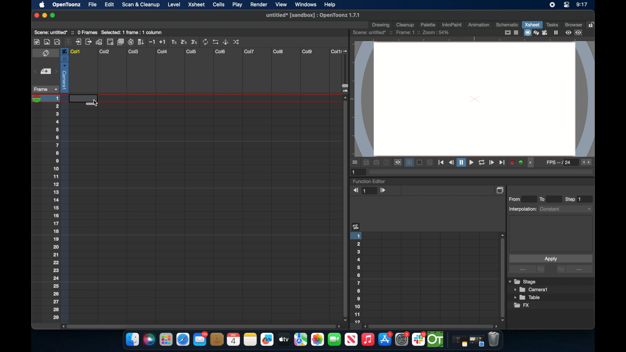 The image size is (626, 352). What do you see at coordinates (559, 164) in the screenshot?
I see `fps` at bounding box center [559, 164].